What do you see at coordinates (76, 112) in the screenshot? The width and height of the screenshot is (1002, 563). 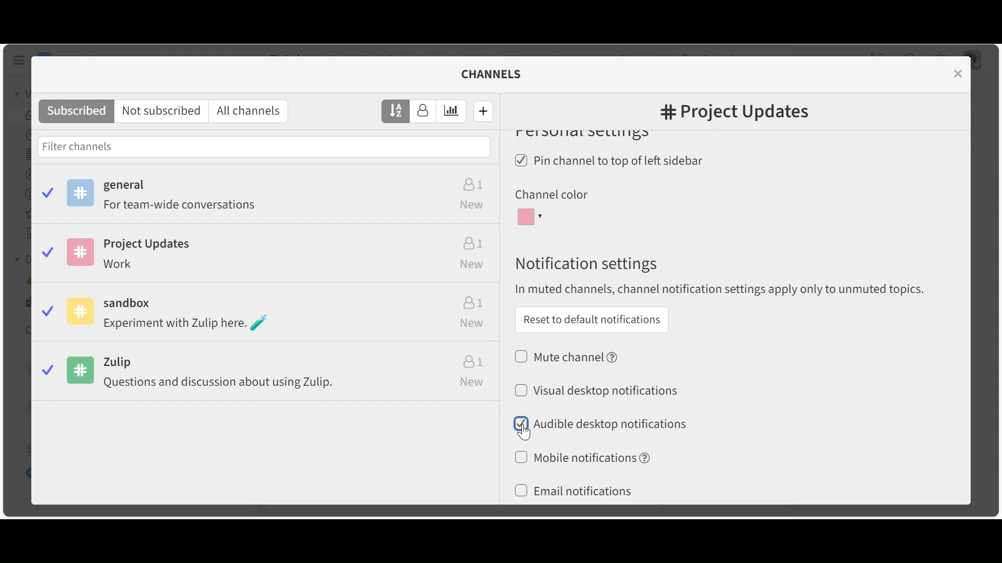 I see `Subscribed channels` at bounding box center [76, 112].